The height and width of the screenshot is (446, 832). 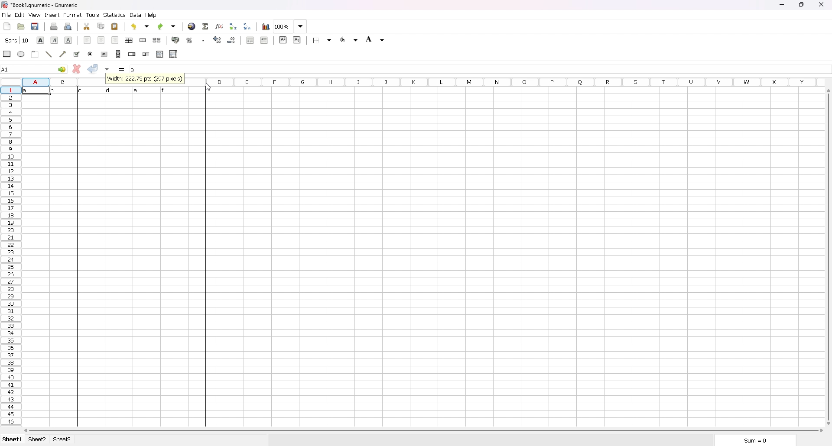 I want to click on radio button, so click(x=91, y=54).